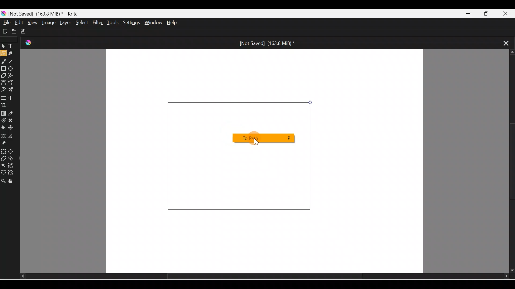 This screenshot has height=289, width=515. Describe the element at coordinates (3, 121) in the screenshot. I see `Colorize mask tool` at that location.